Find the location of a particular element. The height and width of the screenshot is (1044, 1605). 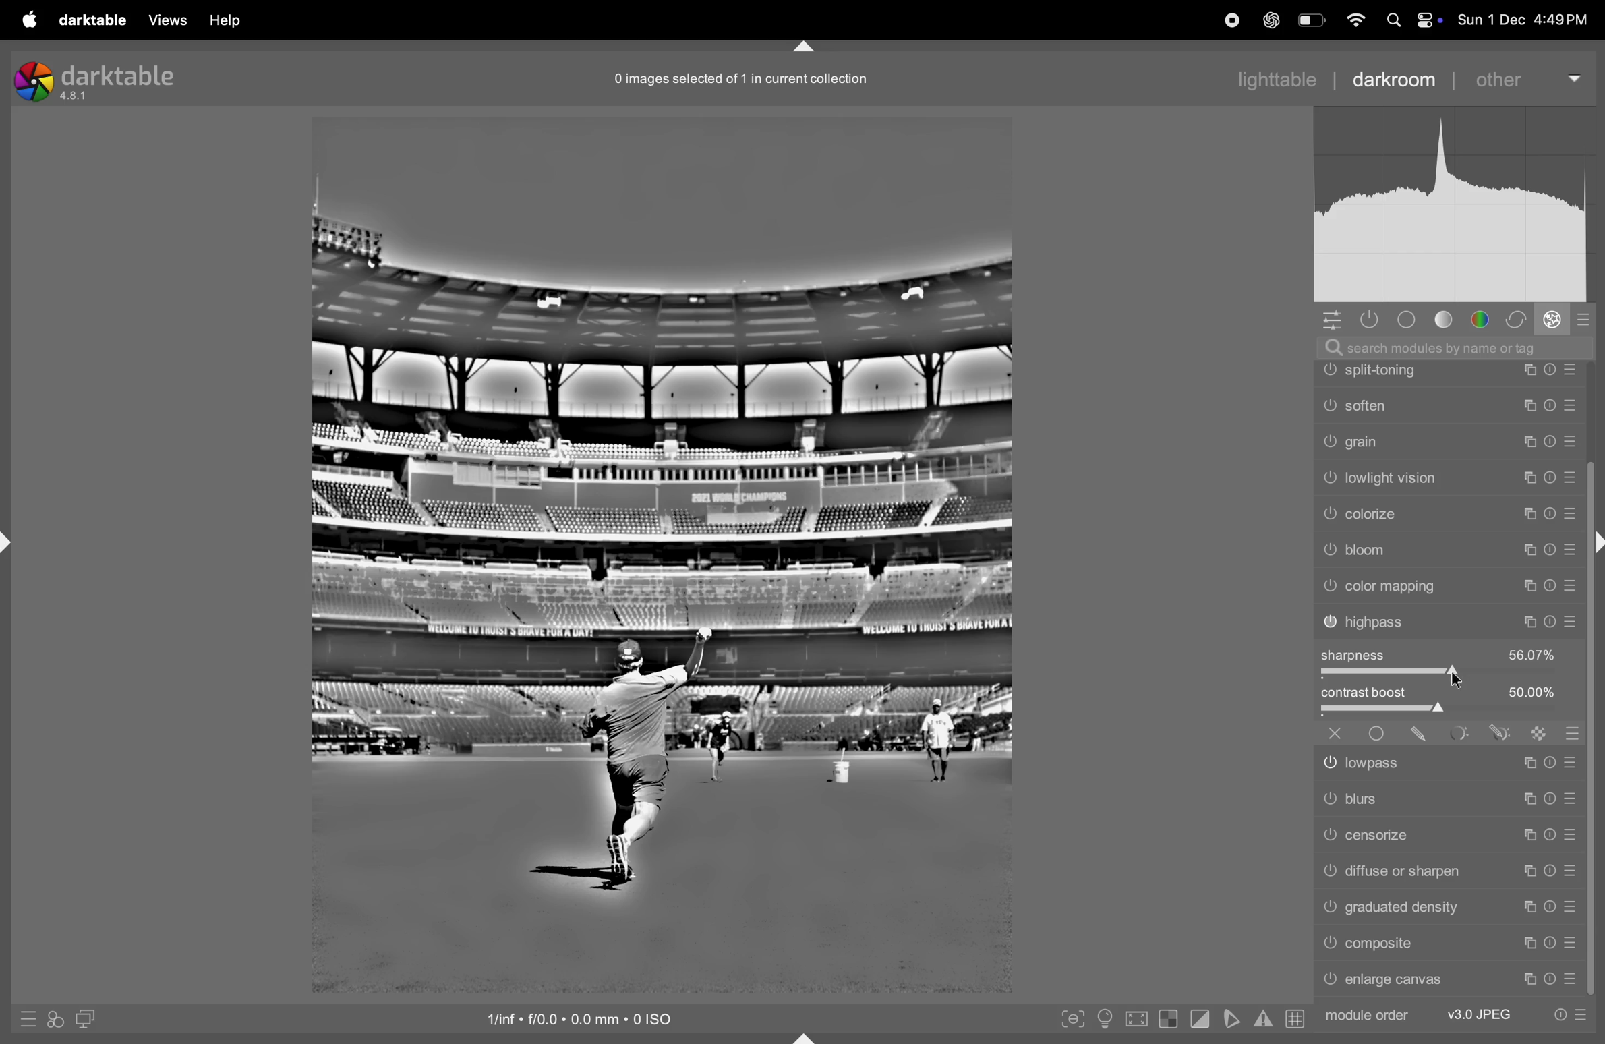

apple widgets is located at coordinates (1415, 20).